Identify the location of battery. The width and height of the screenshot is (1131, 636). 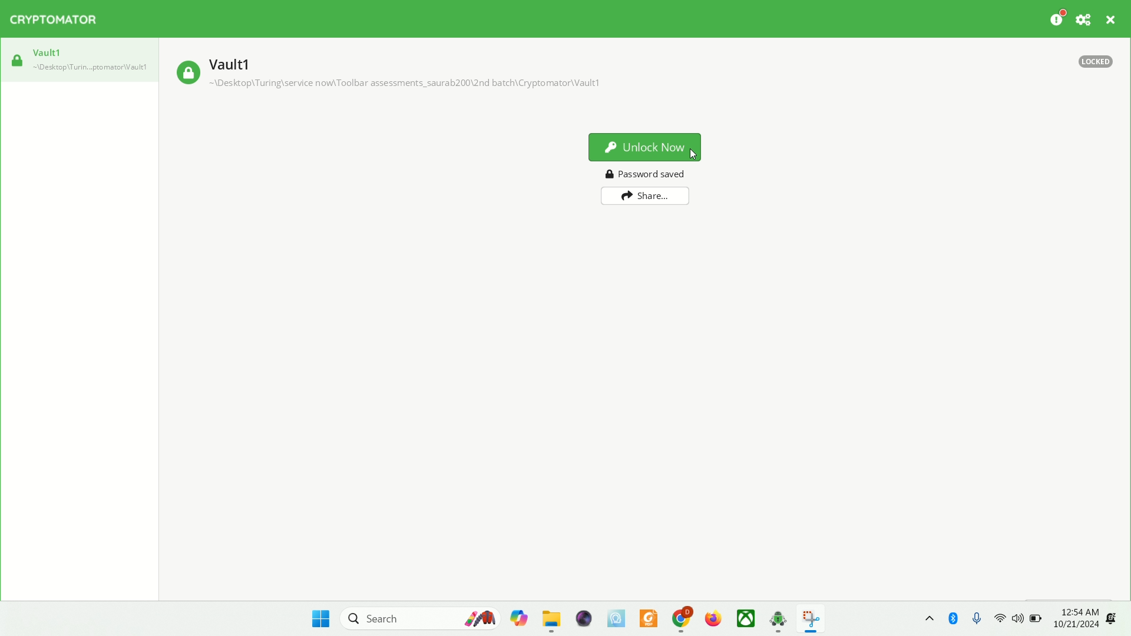
(1036, 619).